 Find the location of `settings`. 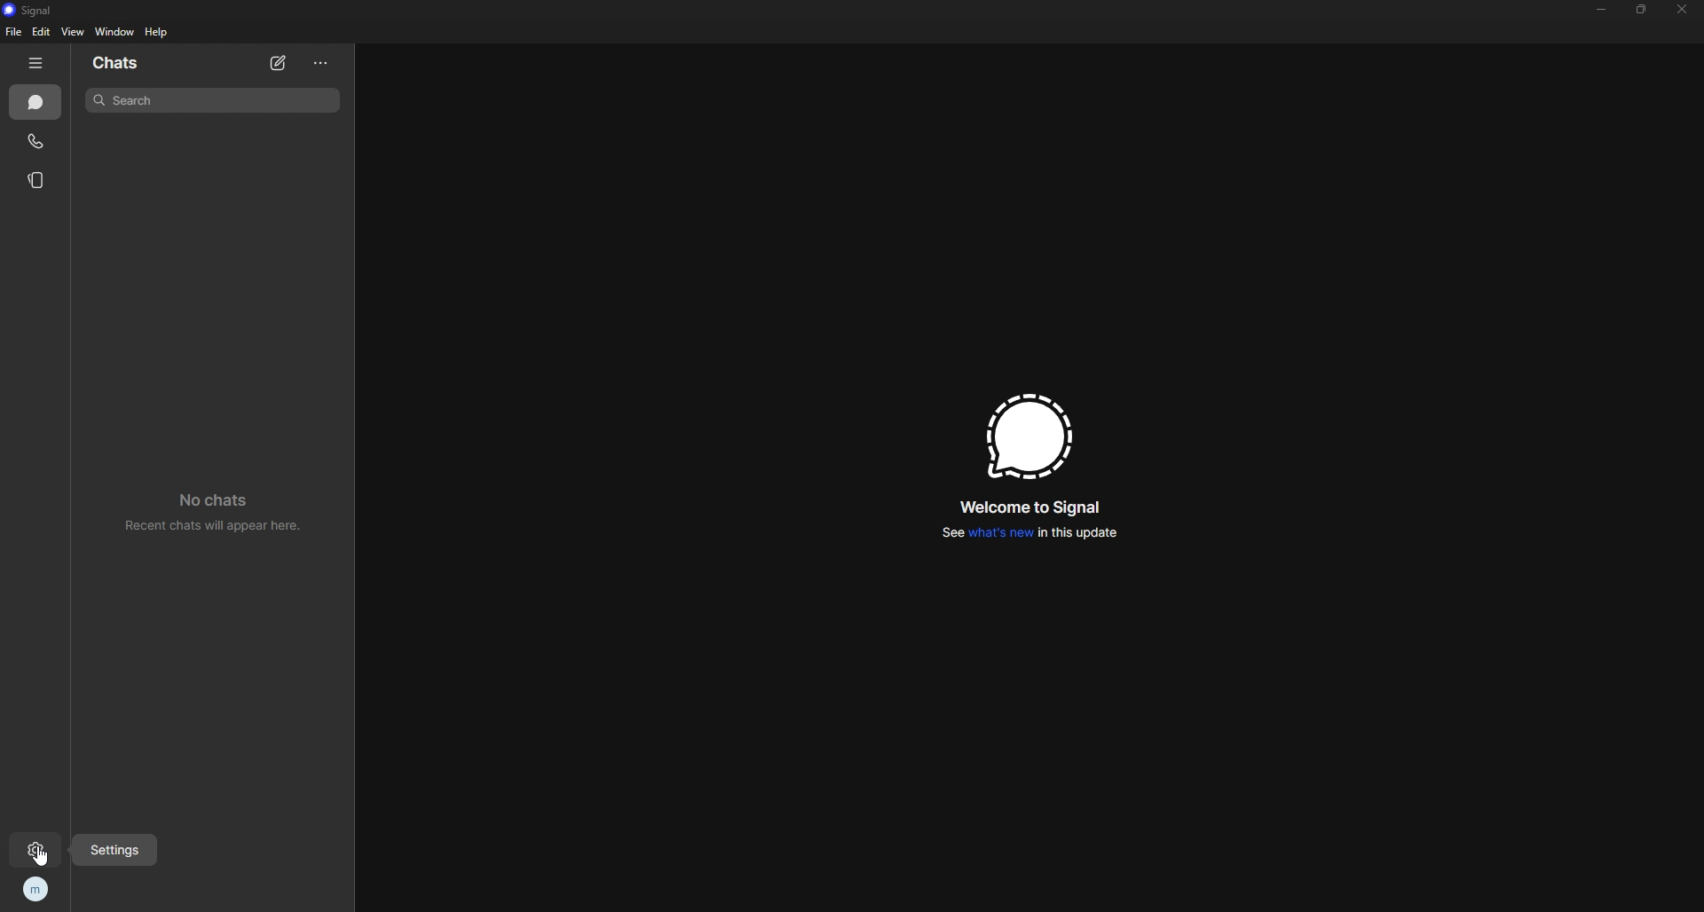

settings is located at coordinates (32, 851).